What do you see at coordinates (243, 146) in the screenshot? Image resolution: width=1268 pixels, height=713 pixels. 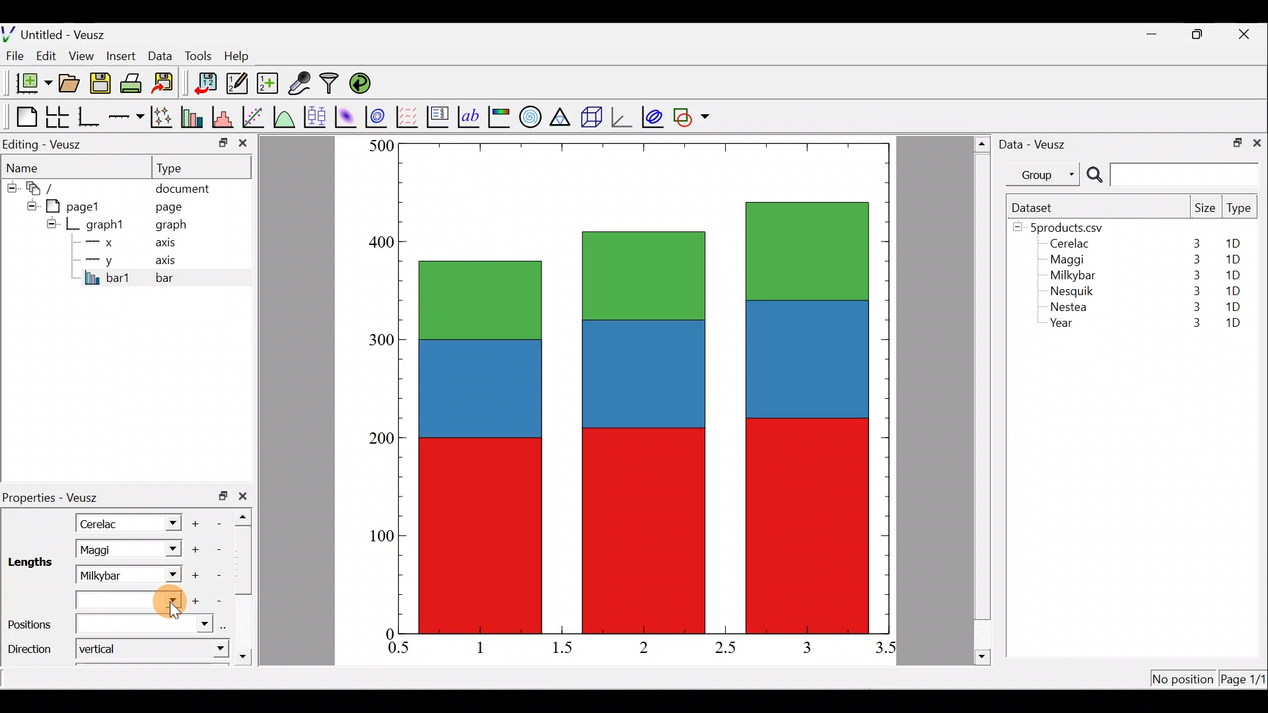 I see `close` at bounding box center [243, 146].